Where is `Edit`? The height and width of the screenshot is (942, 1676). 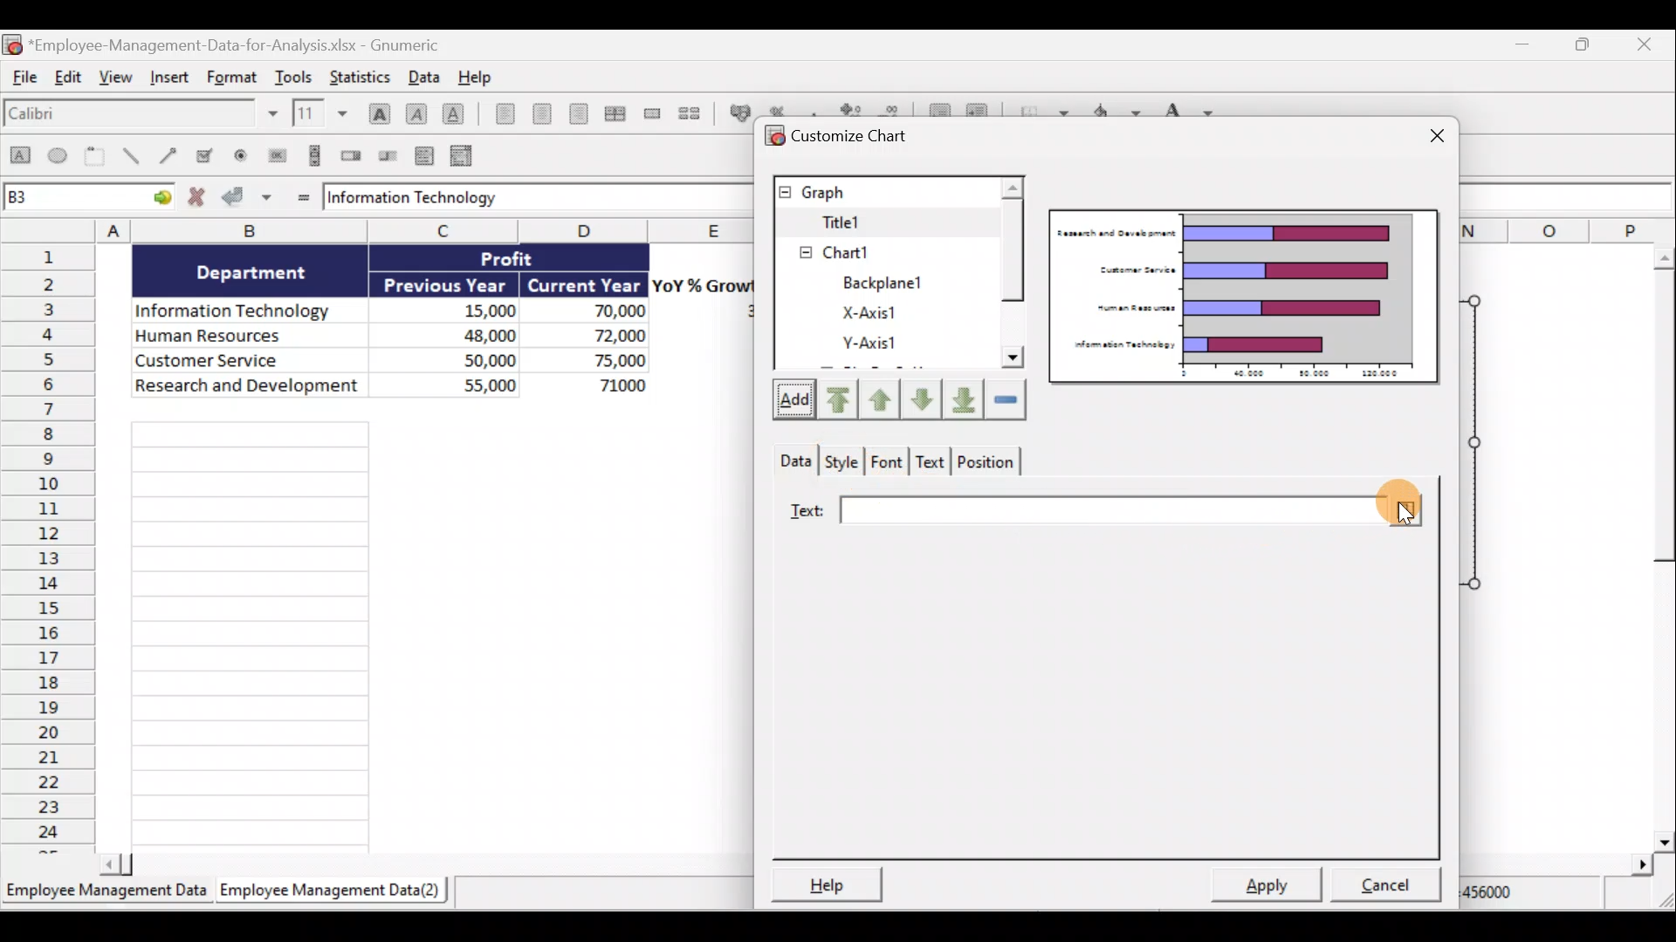 Edit is located at coordinates (72, 81).